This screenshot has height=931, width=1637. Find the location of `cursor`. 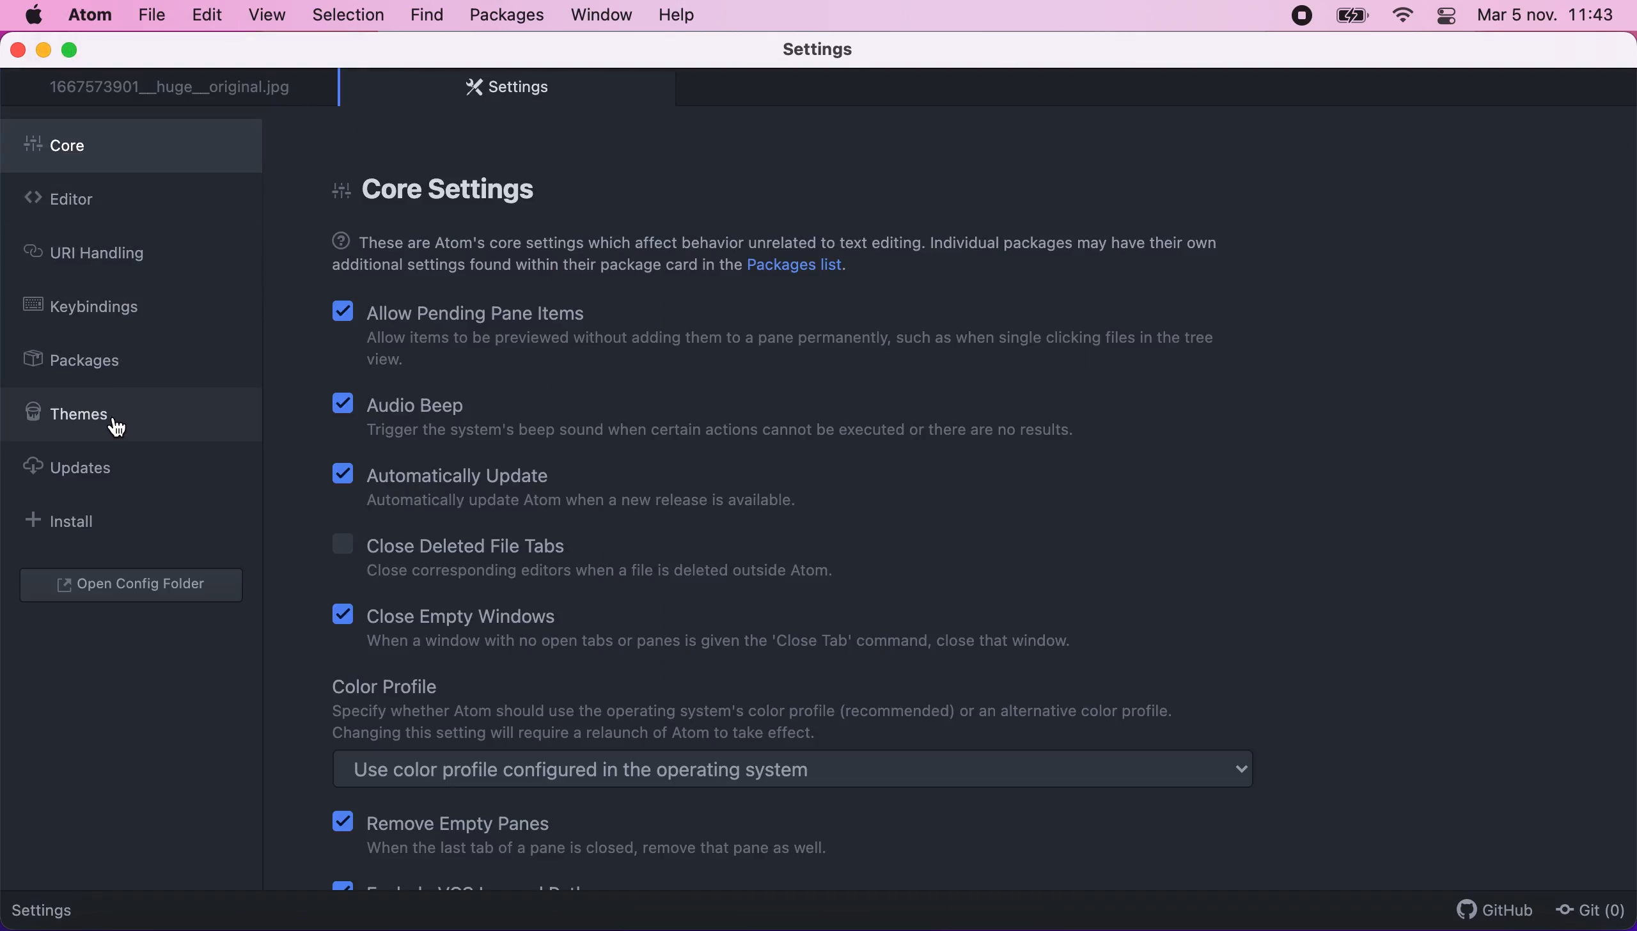

cursor is located at coordinates (115, 426).